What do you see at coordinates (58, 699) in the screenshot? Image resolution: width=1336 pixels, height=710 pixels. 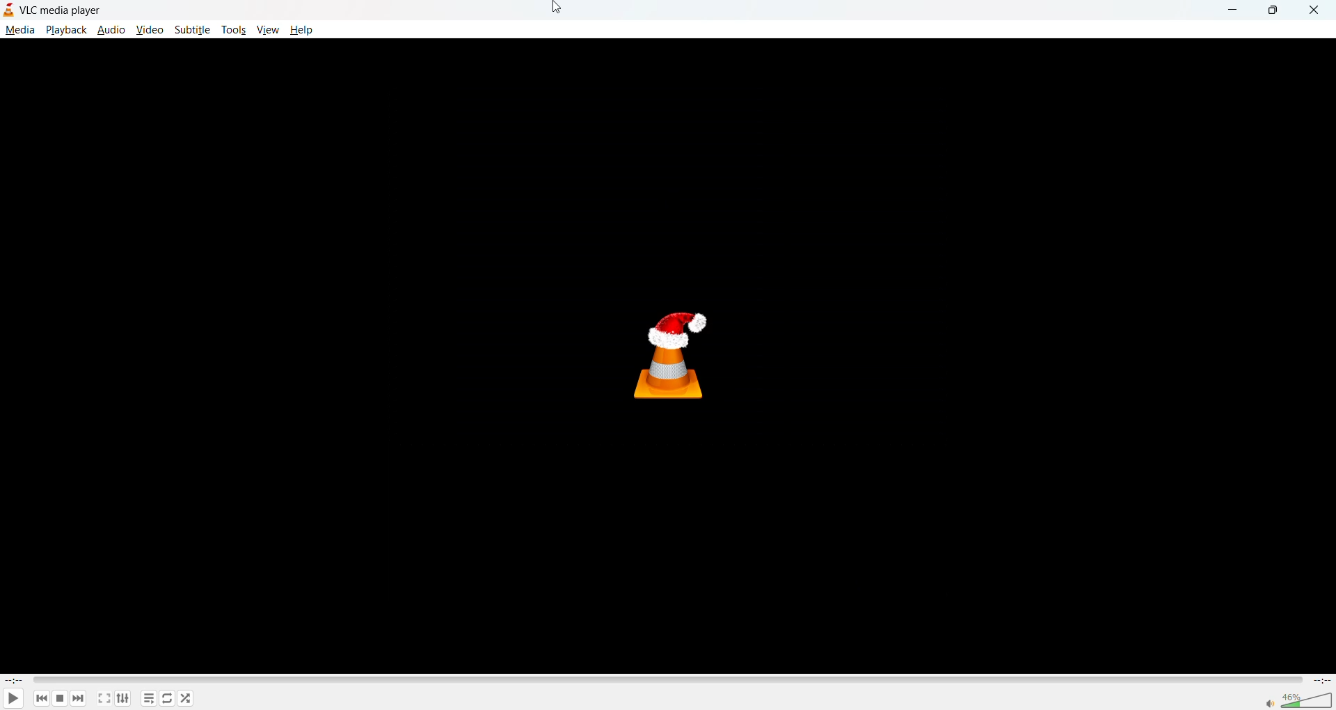 I see `stop` at bounding box center [58, 699].